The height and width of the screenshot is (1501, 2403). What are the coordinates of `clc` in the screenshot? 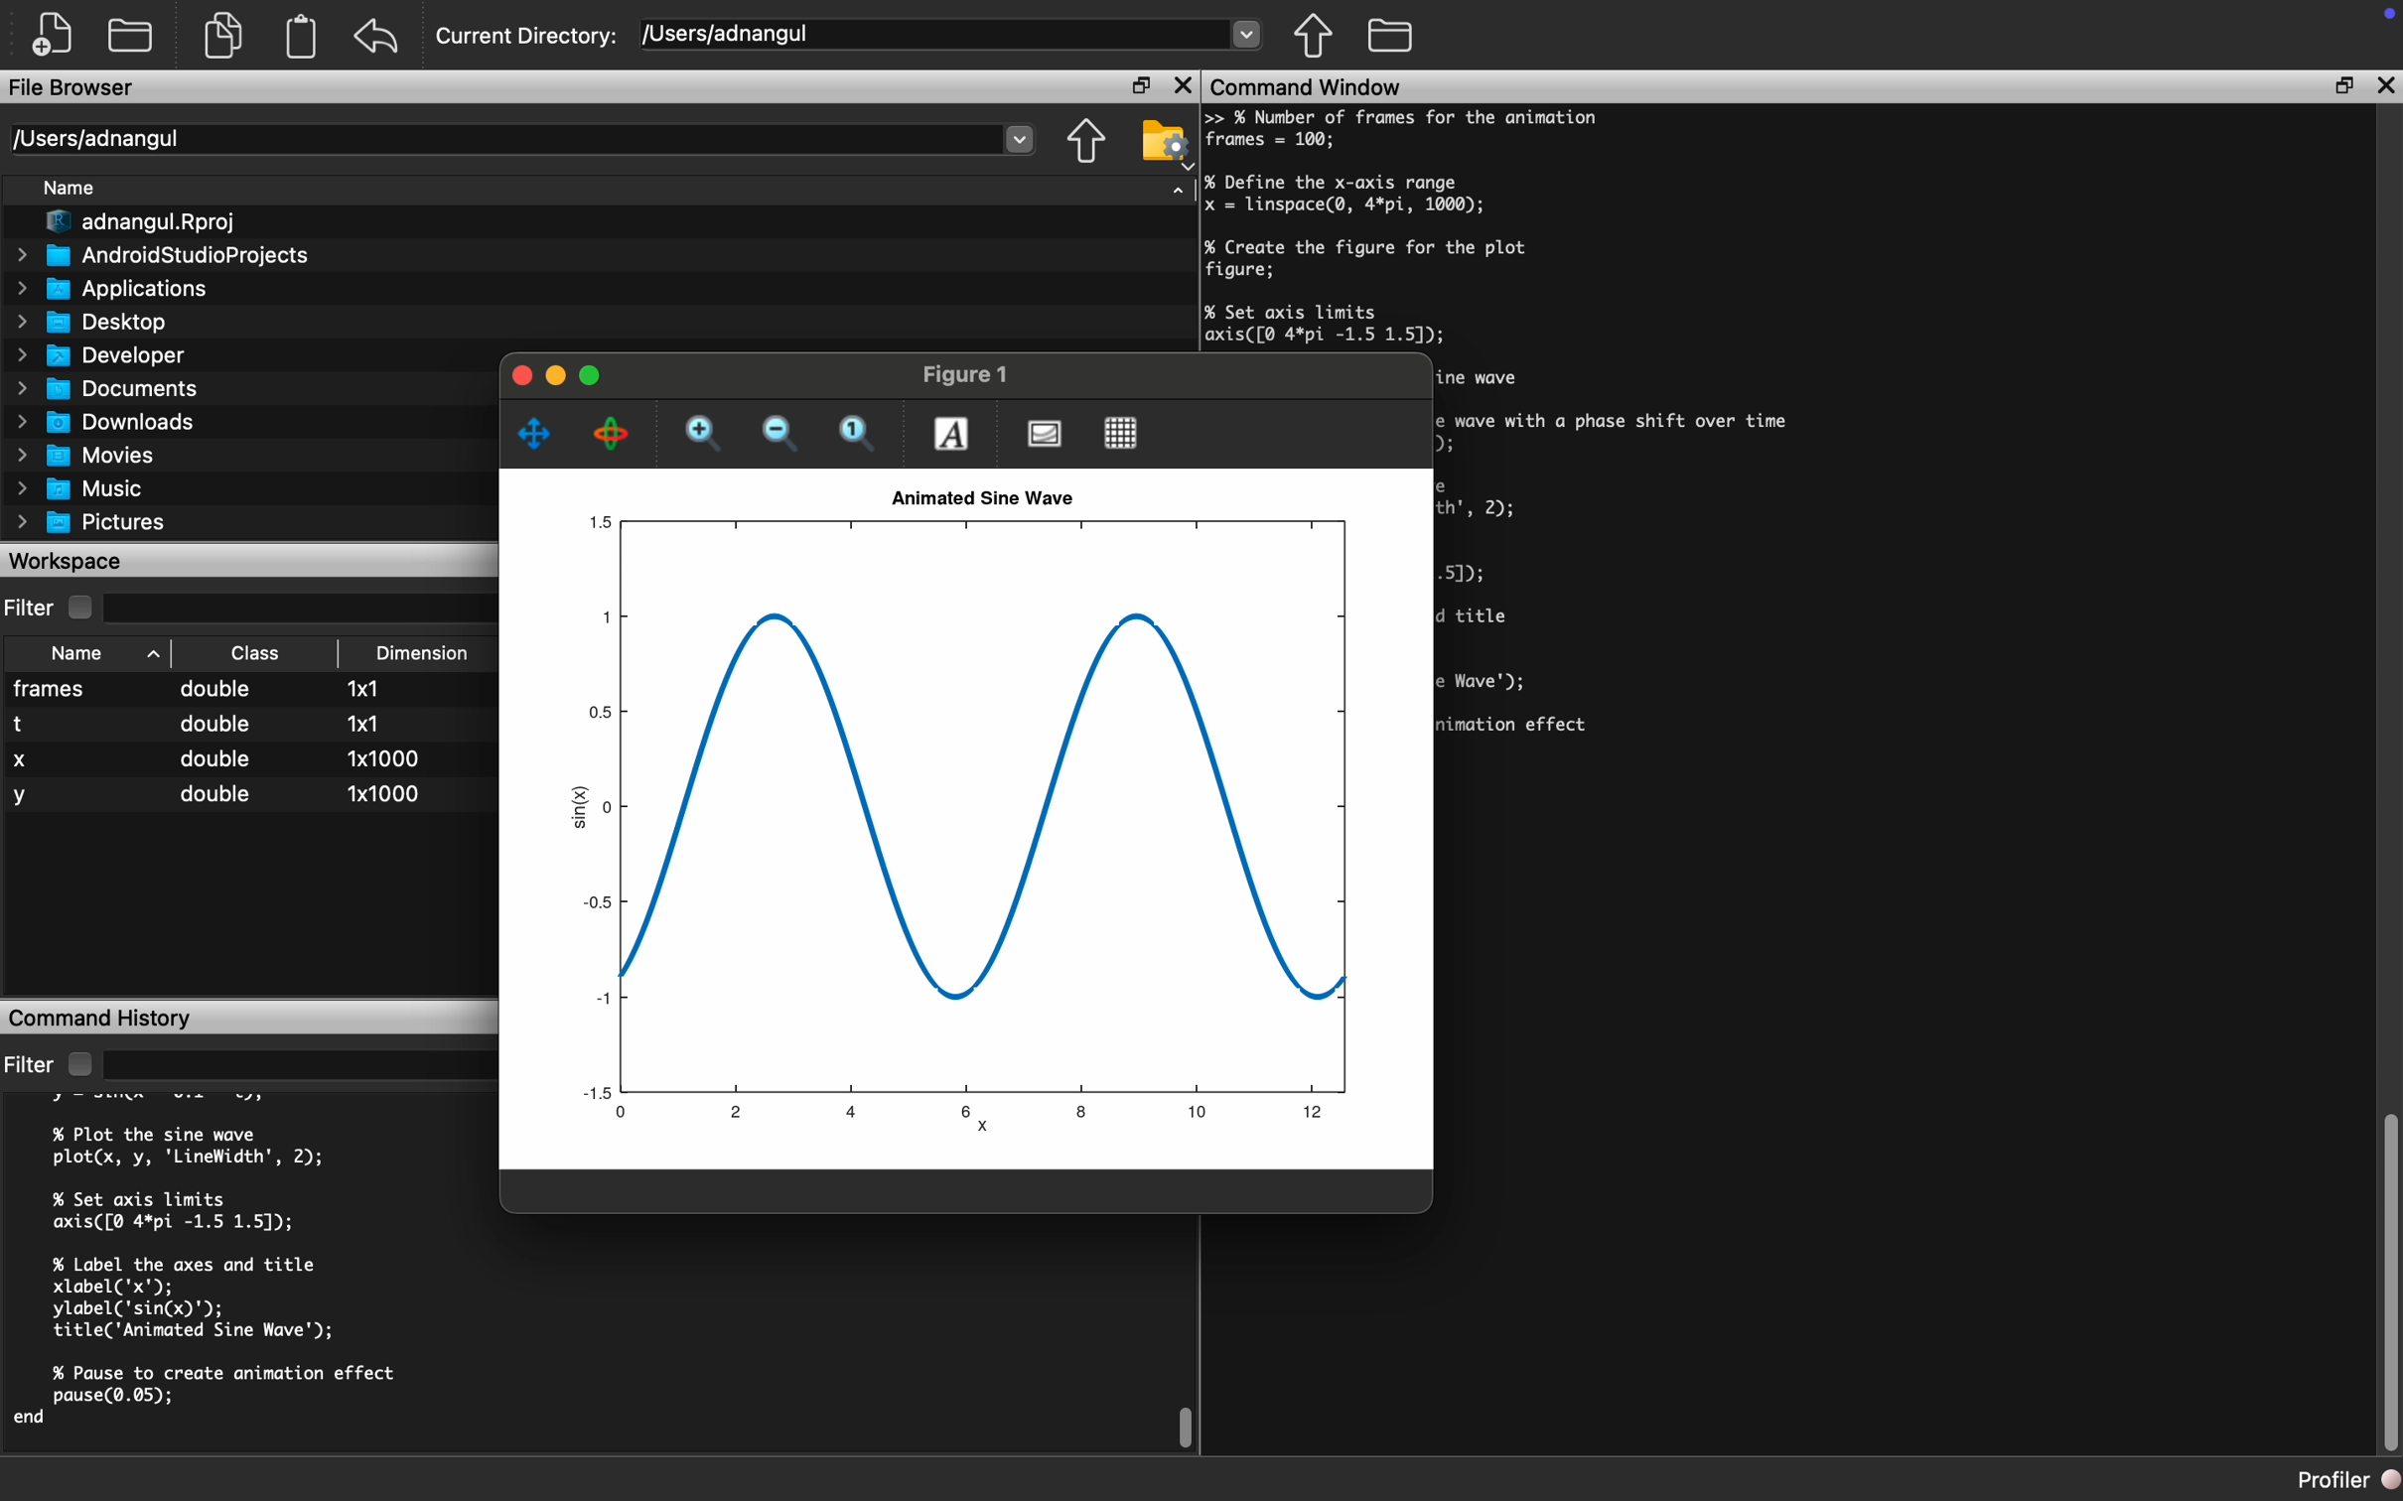 It's located at (33, 1439).